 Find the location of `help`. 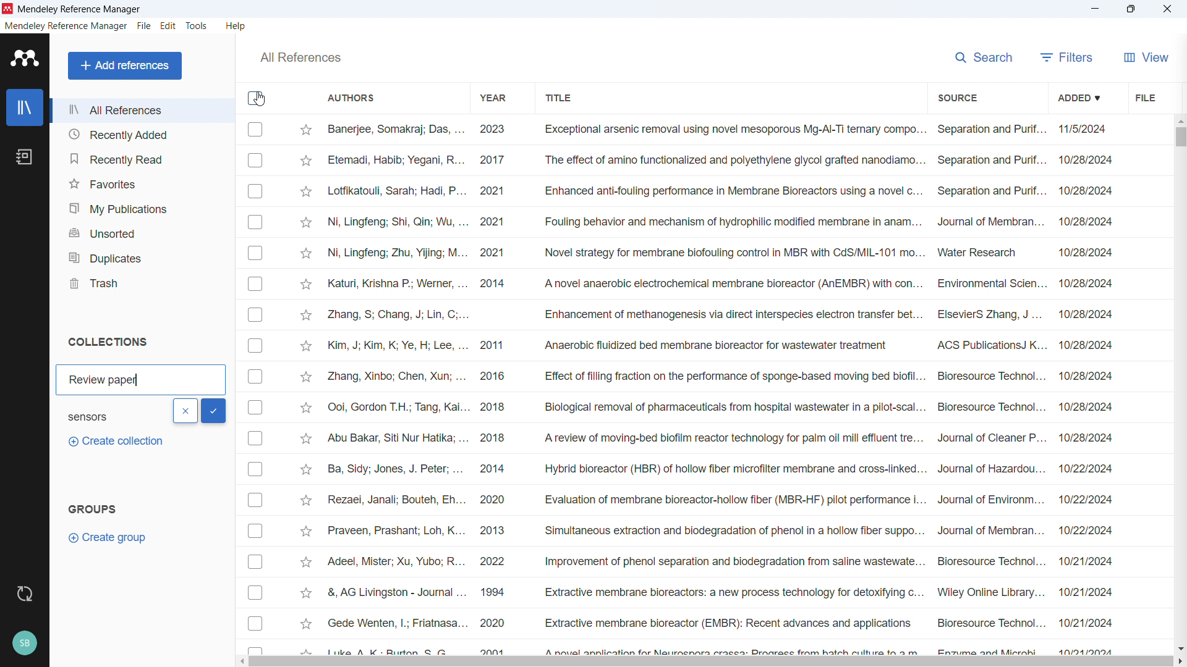

help is located at coordinates (237, 25).